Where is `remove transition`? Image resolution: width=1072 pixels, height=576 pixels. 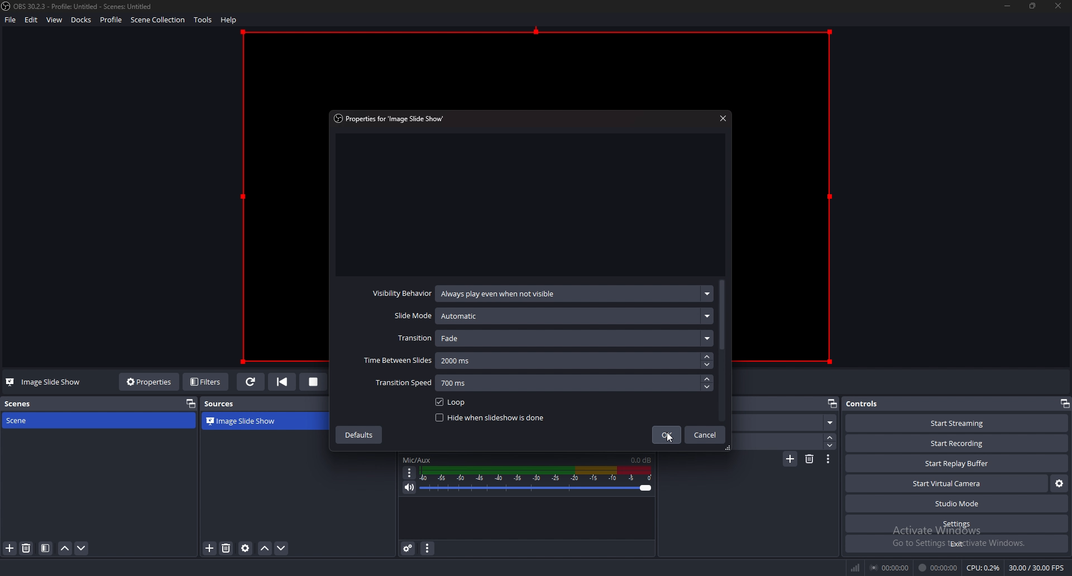 remove transition is located at coordinates (809, 459).